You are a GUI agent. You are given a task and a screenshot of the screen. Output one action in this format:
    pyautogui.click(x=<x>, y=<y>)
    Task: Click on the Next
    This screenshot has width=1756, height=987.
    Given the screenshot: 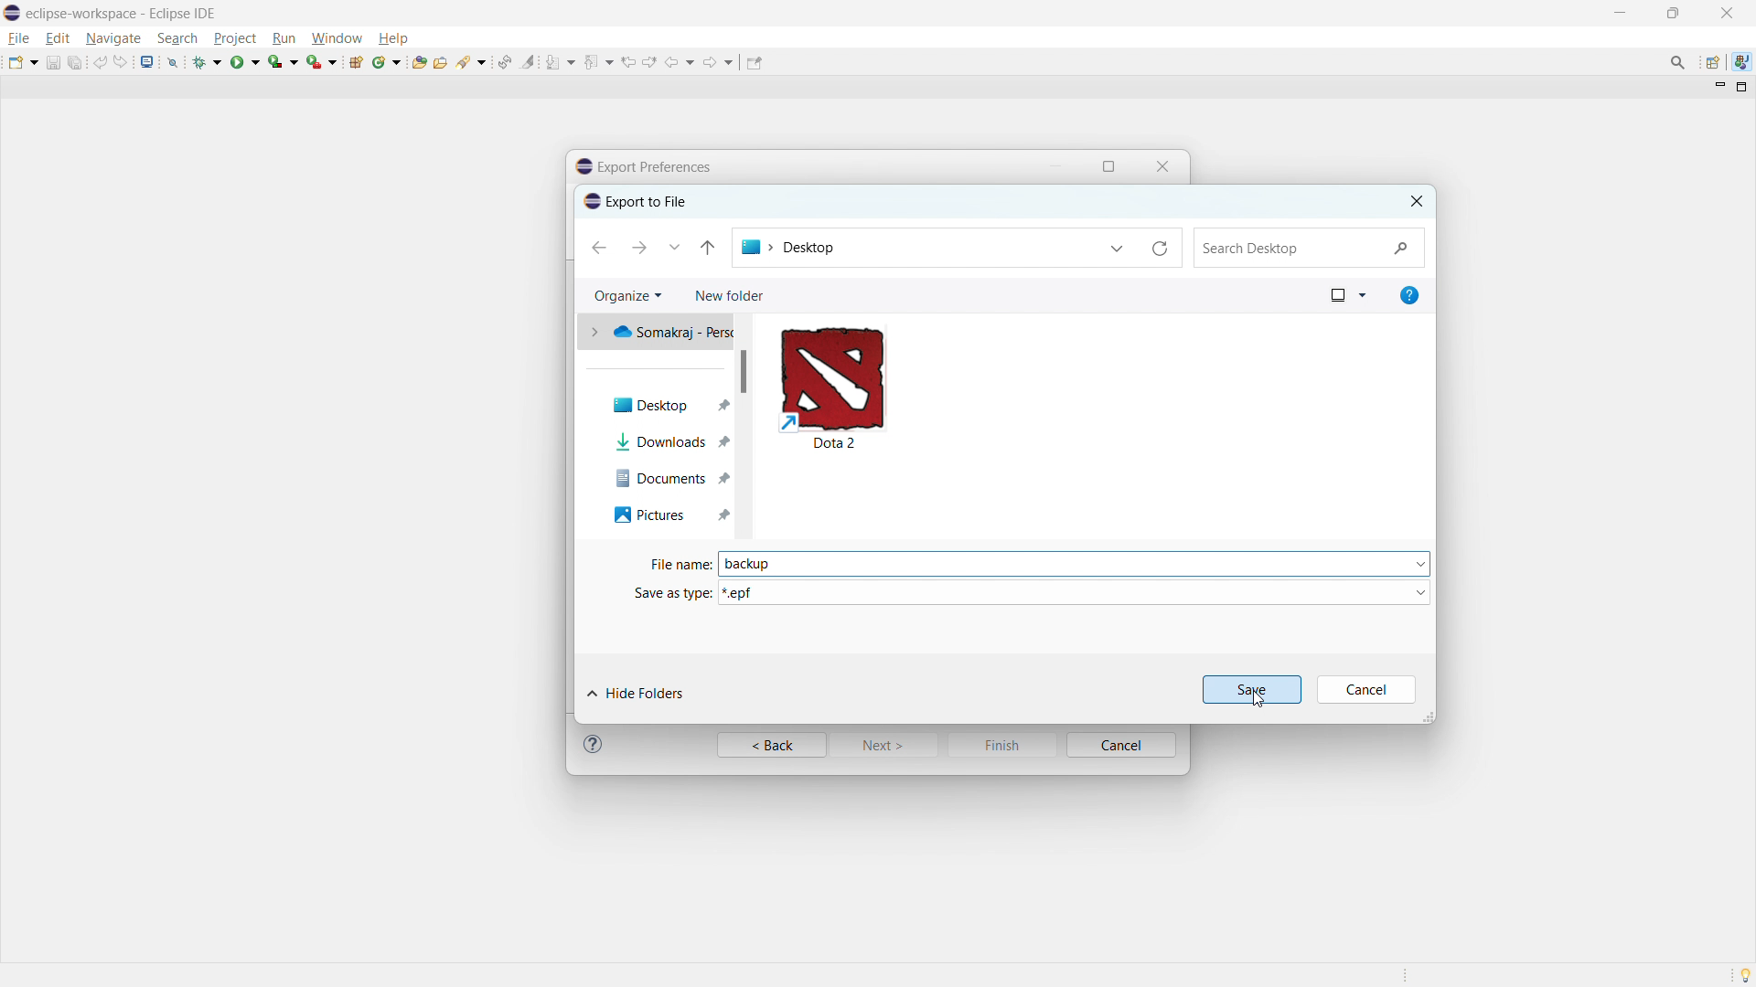 What is the action you would take?
    pyautogui.click(x=889, y=748)
    